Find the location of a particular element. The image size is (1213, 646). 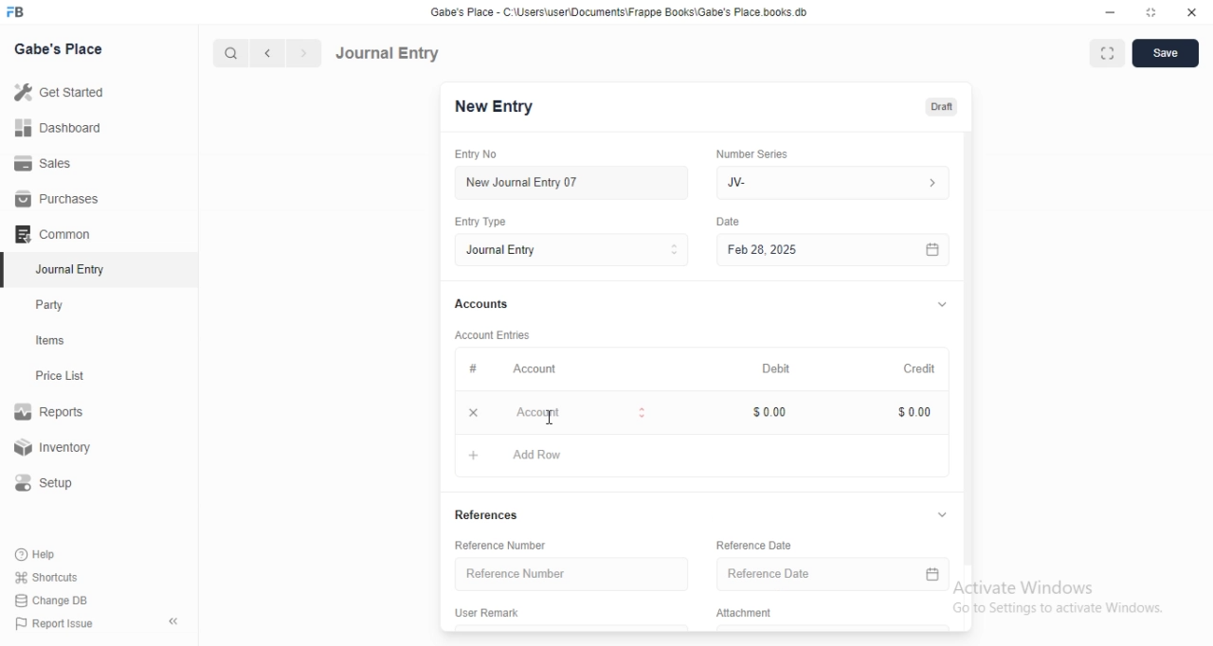

minimize is located at coordinates (1111, 12).